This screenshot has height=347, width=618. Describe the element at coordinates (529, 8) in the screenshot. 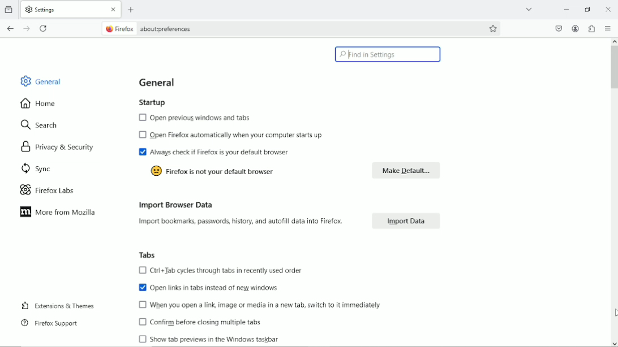

I see `list all tabs` at that location.